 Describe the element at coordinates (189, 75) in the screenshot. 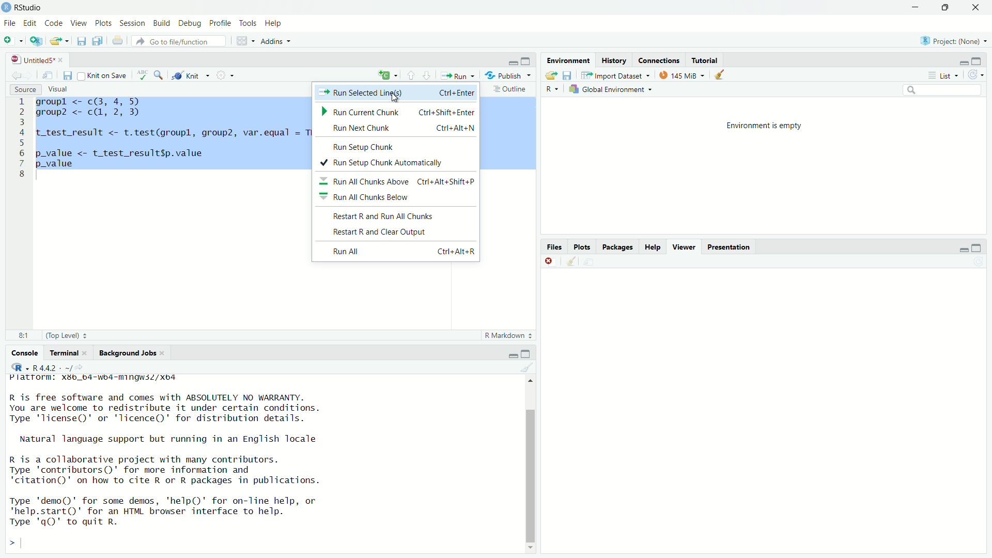

I see `@ Knit ~` at that location.